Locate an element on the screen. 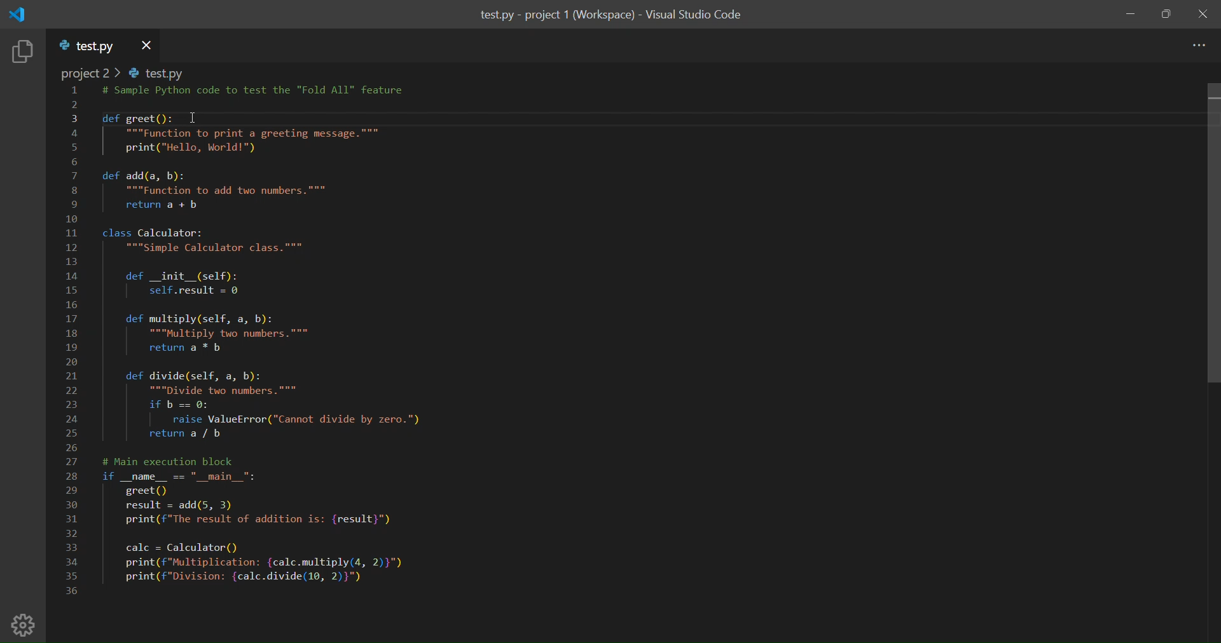  file name is located at coordinates (88, 46).